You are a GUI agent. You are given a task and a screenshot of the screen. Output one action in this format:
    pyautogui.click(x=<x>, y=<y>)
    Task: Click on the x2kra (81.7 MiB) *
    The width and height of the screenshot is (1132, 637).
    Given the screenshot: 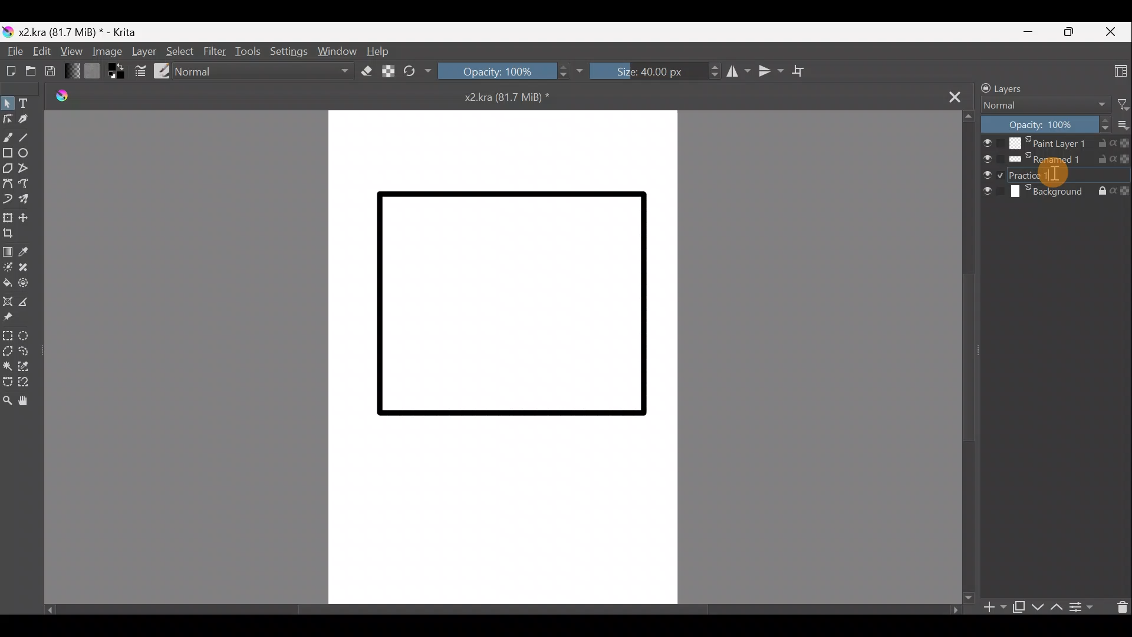 What is the action you would take?
    pyautogui.click(x=510, y=98)
    